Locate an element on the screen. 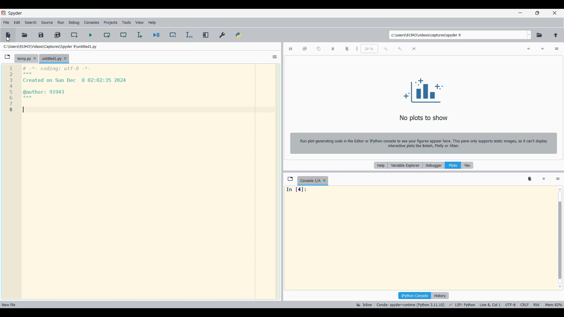 The image size is (564, 317). Run current cell is located at coordinates (107, 35).